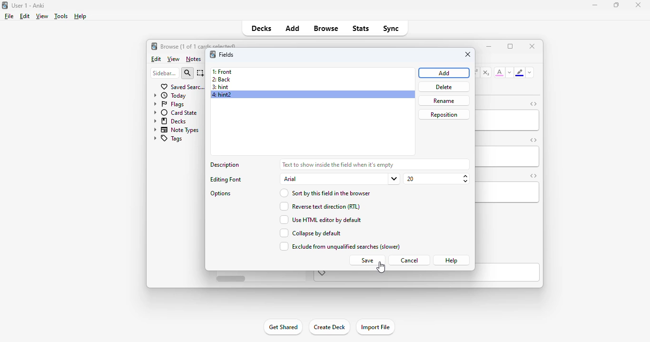 The height and width of the screenshot is (342, 650). What do you see at coordinates (175, 112) in the screenshot?
I see `card state` at bounding box center [175, 112].